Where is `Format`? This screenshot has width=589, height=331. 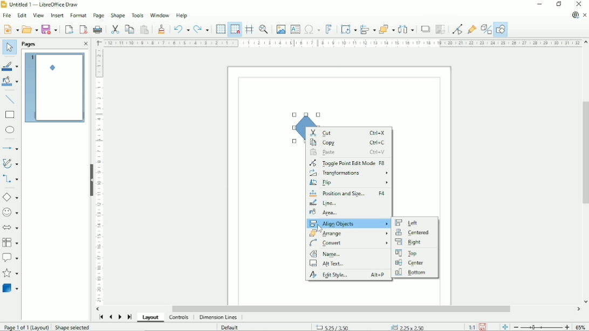 Format is located at coordinates (78, 16).